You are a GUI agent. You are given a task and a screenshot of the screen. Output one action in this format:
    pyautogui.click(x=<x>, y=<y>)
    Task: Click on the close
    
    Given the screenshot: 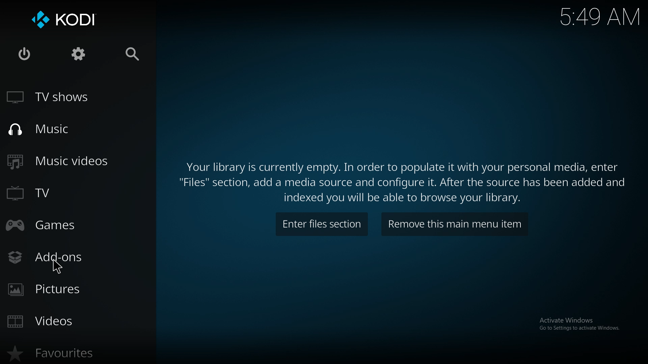 What is the action you would take?
    pyautogui.click(x=25, y=55)
    